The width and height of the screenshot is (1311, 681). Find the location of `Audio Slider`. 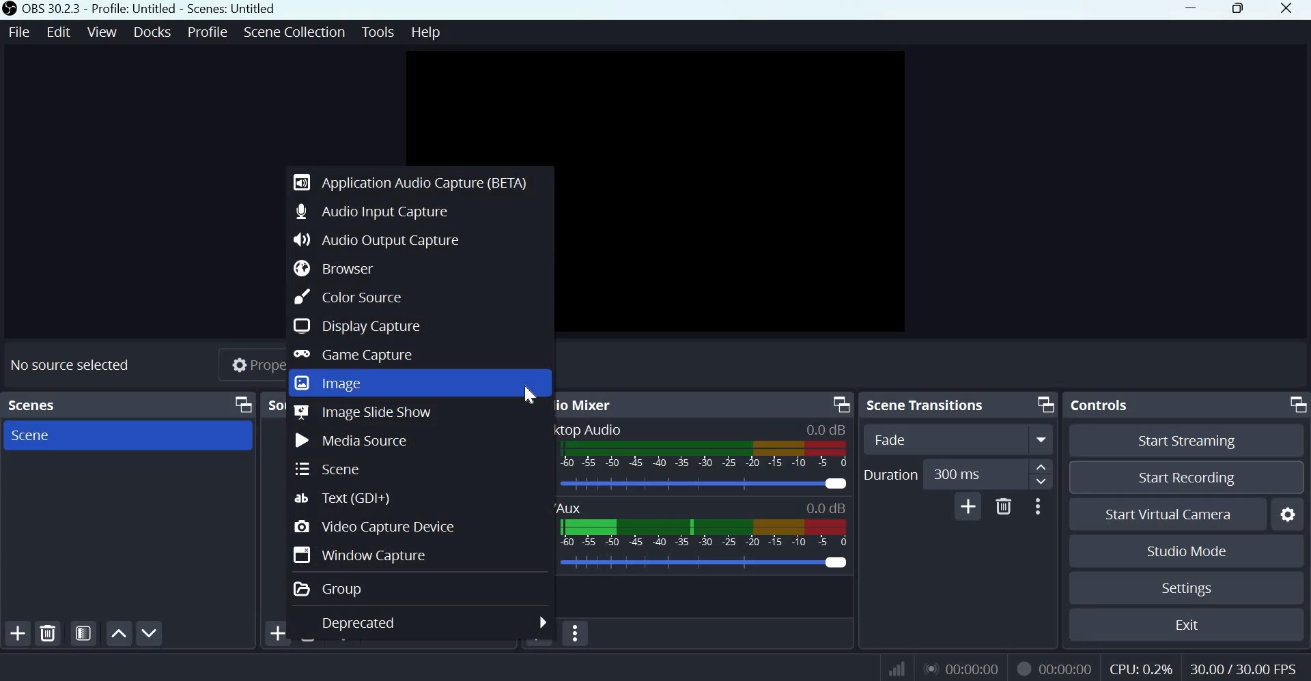

Audio Slider is located at coordinates (706, 564).